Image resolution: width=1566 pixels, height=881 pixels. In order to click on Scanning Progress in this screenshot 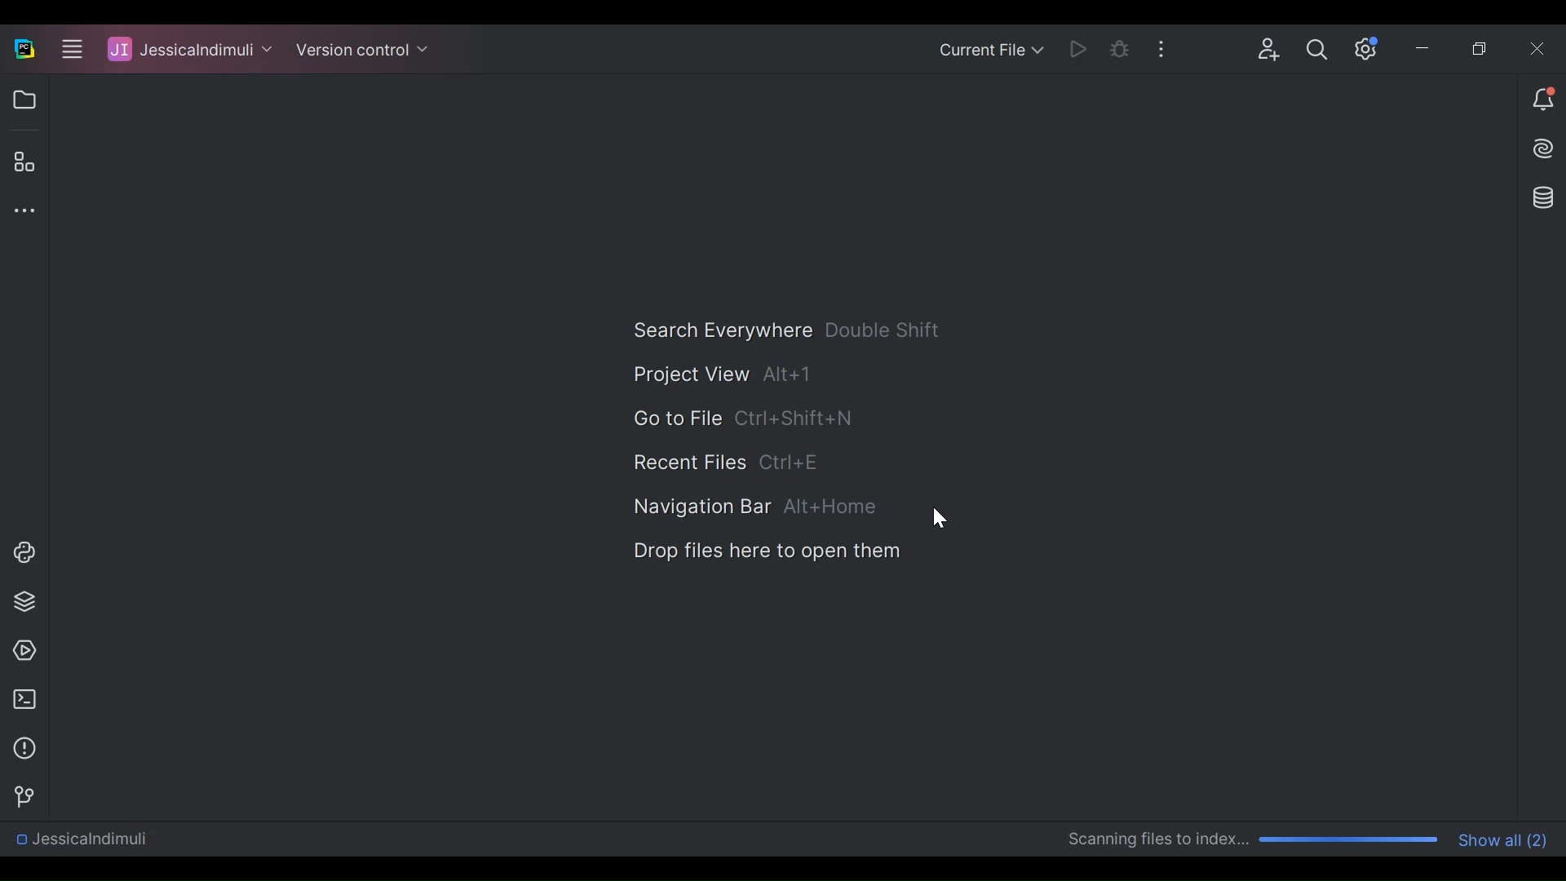, I will do `click(1254, 840)`.